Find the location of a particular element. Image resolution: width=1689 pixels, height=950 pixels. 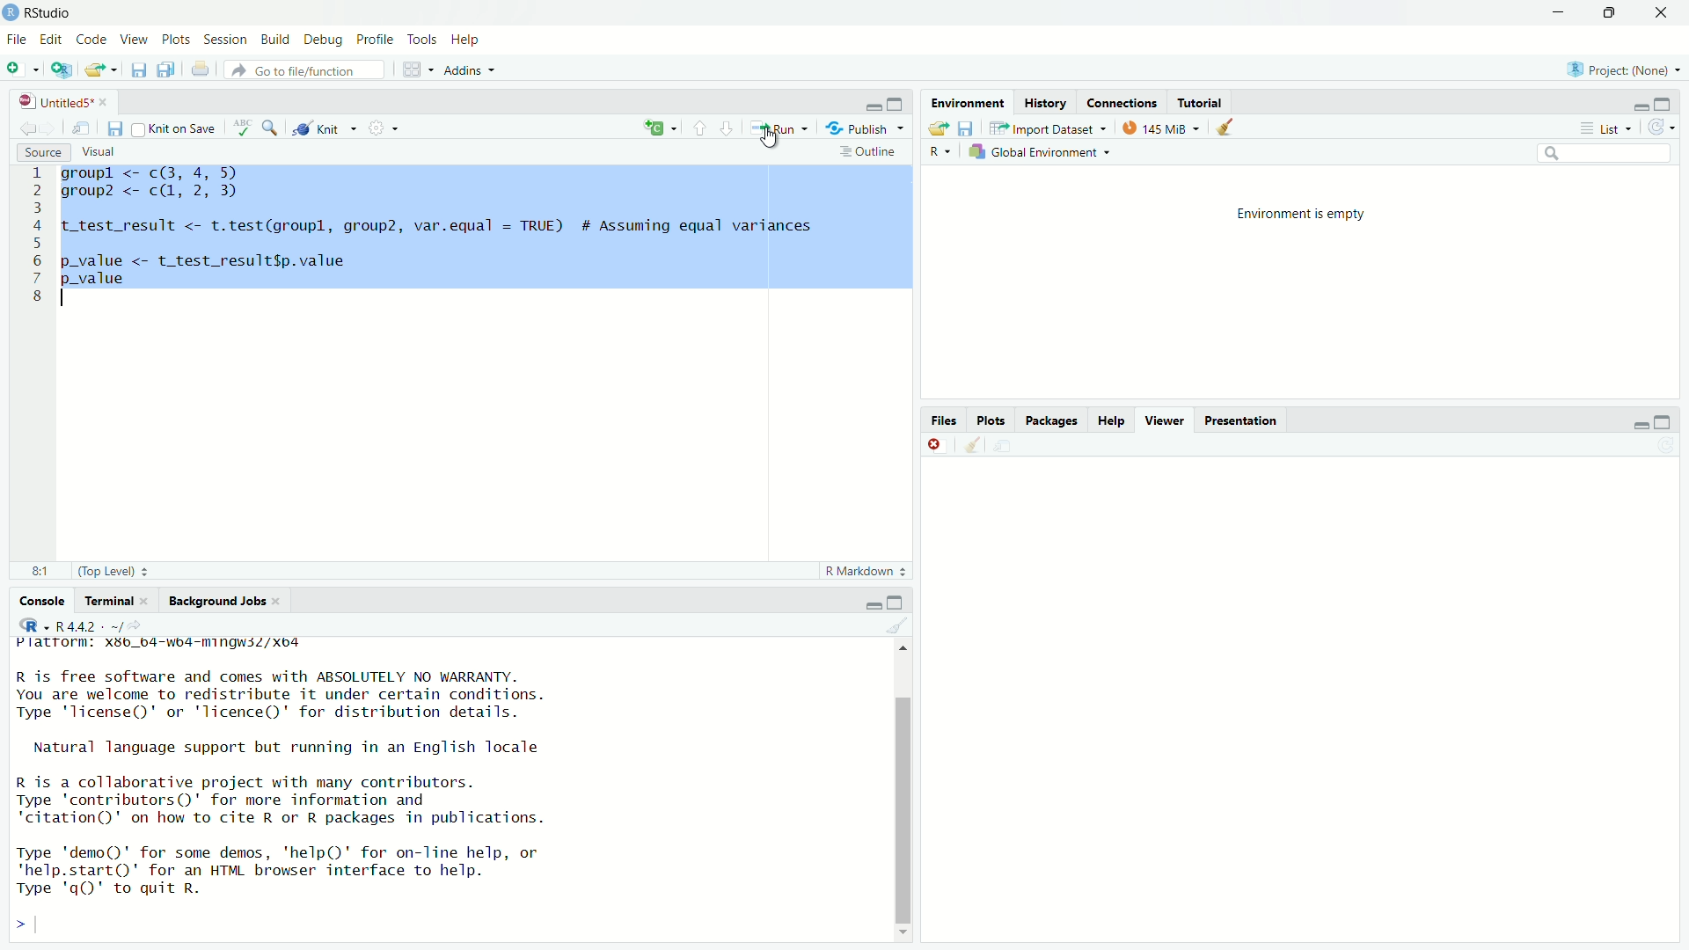

re-run previous code is located at coordinates (659, 128).